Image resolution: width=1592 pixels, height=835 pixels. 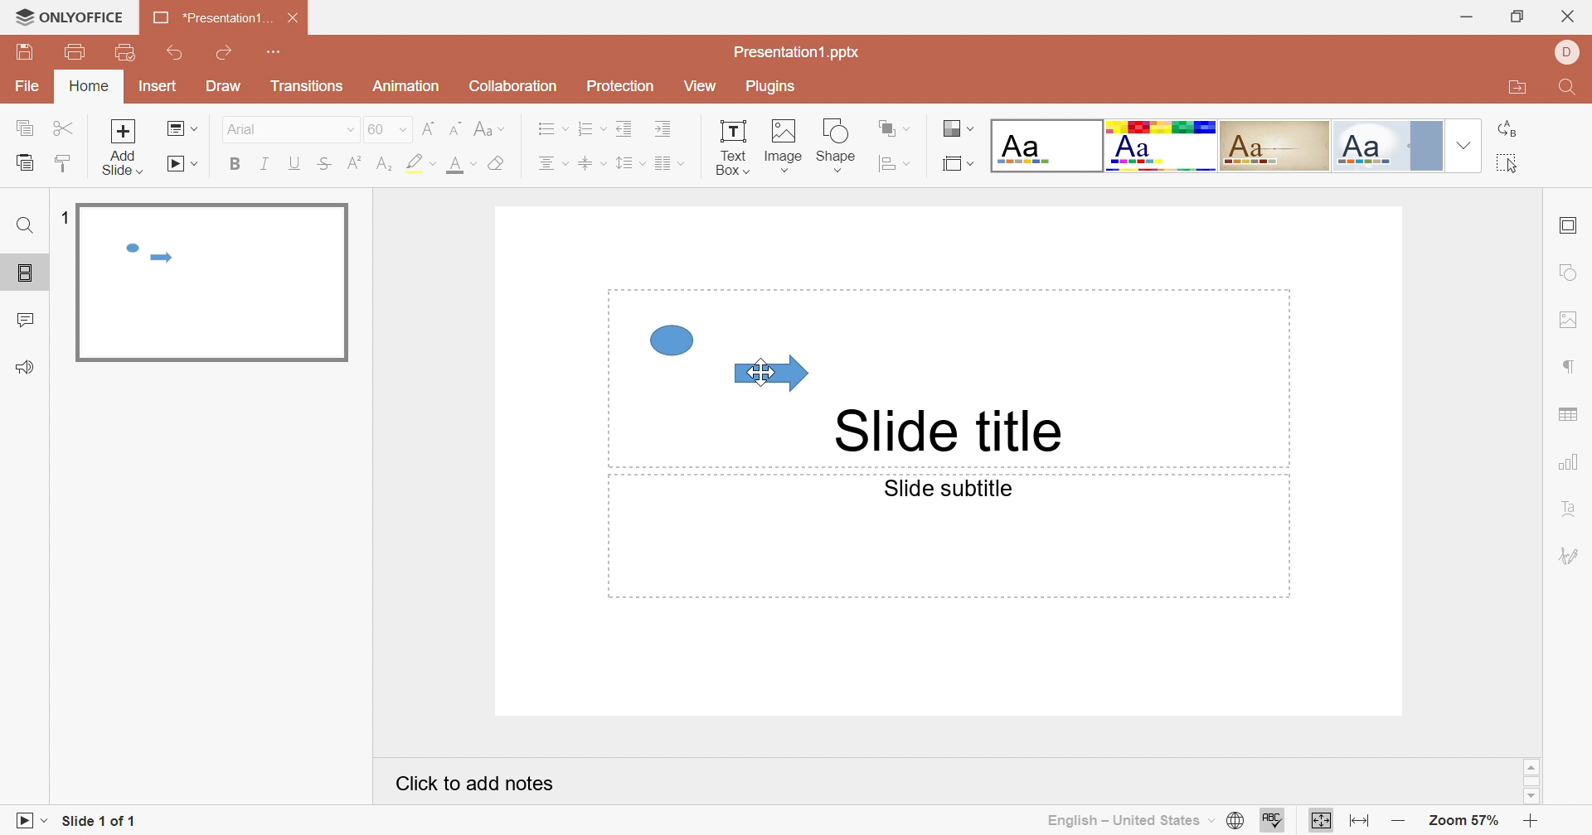 I want to click on Slide subtitle, so click(x=942, y=491).